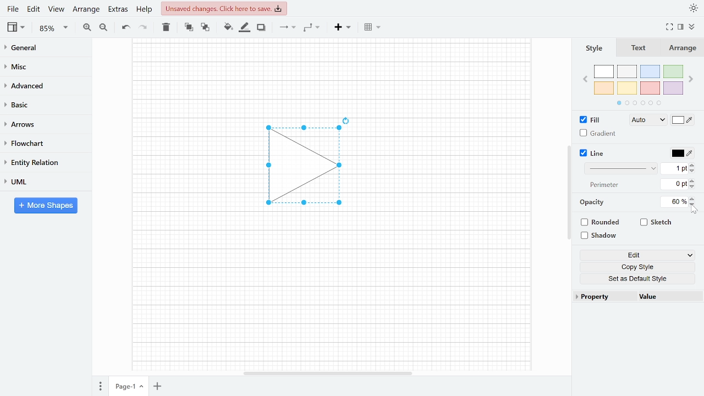  Describe the element at coordinates (204, 26) in the screenshot. I see `To back` at that location.